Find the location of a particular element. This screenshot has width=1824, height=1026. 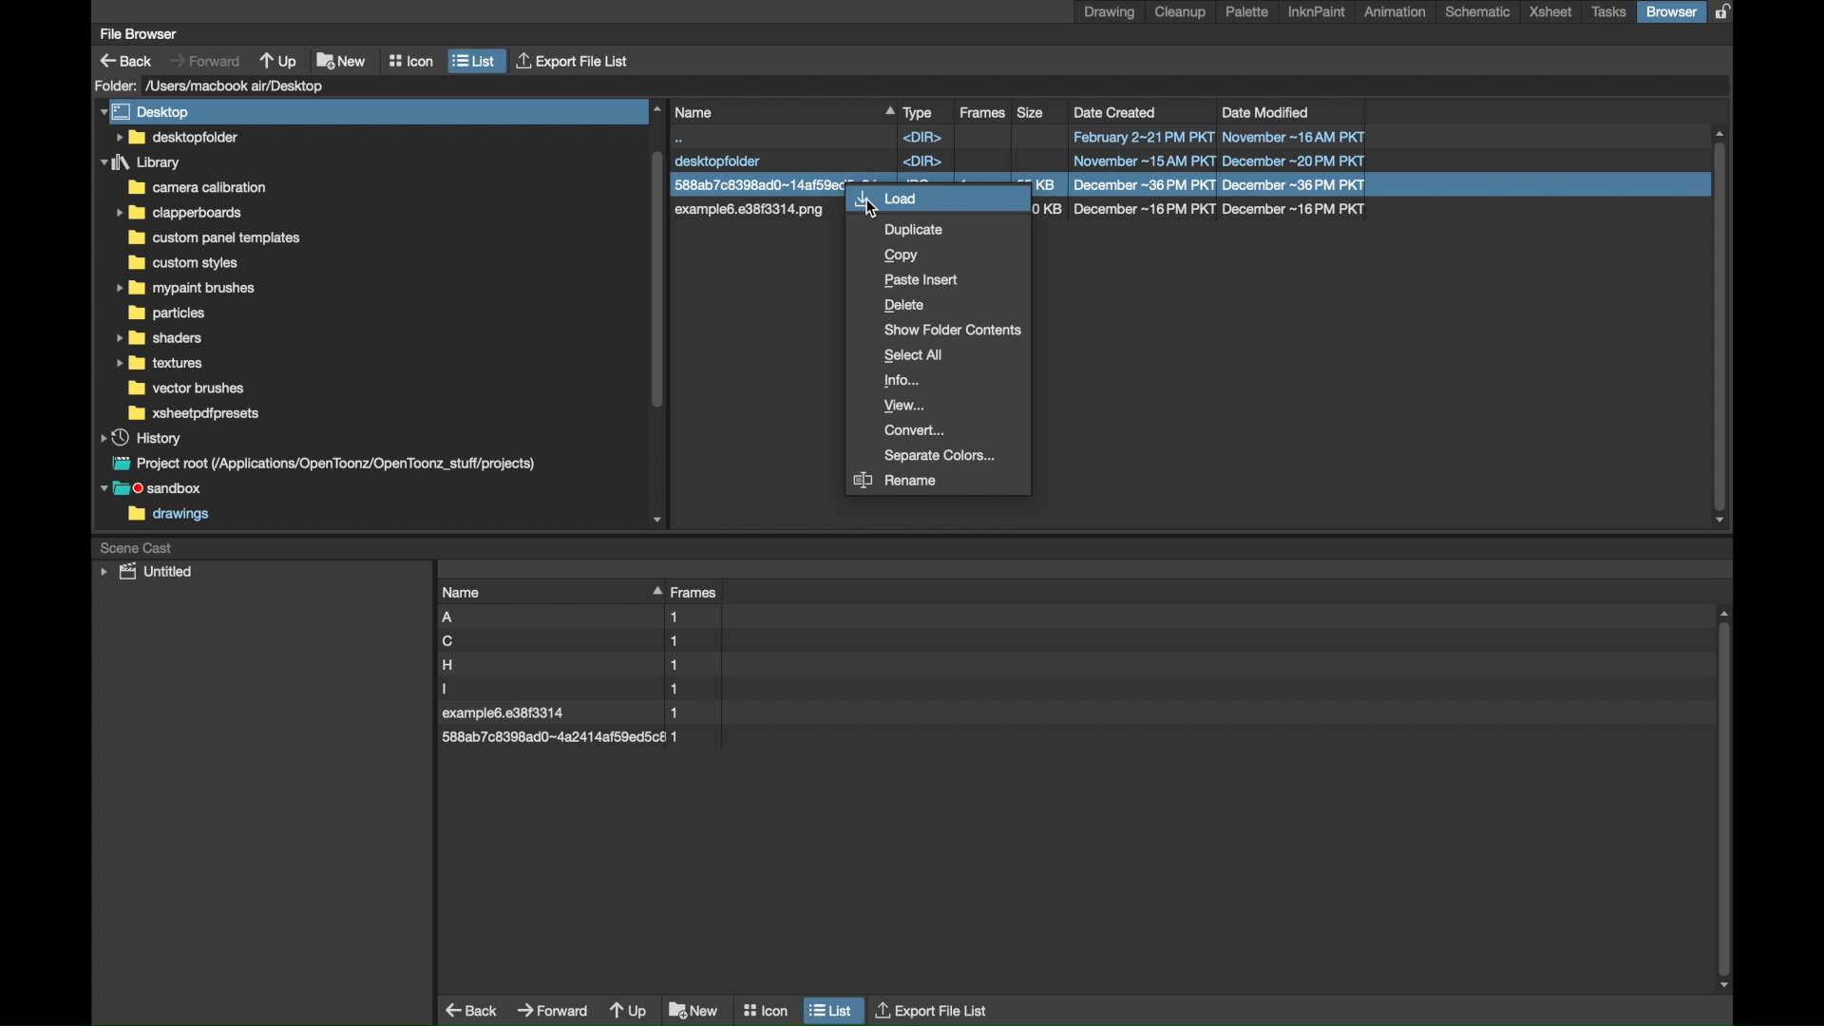

file is located at coordinates (756, 211).